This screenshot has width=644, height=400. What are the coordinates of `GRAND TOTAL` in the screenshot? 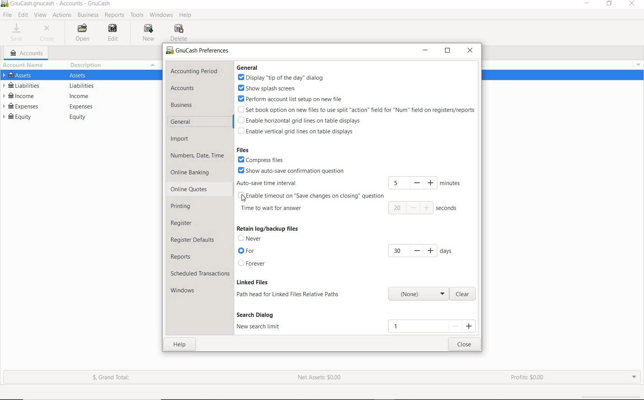 It's located at (111, 378).